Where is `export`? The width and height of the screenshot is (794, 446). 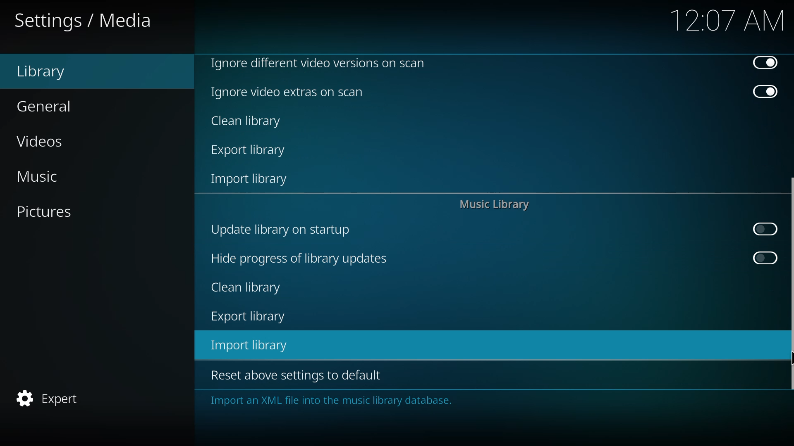 export is located at coordinates (248, 317).